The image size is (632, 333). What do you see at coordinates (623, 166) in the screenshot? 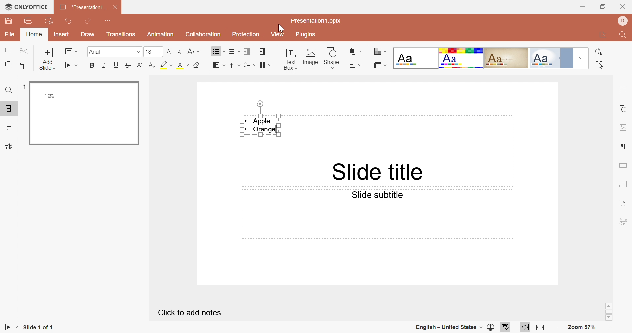
I see `table settings` at bounding box center [623, 166].